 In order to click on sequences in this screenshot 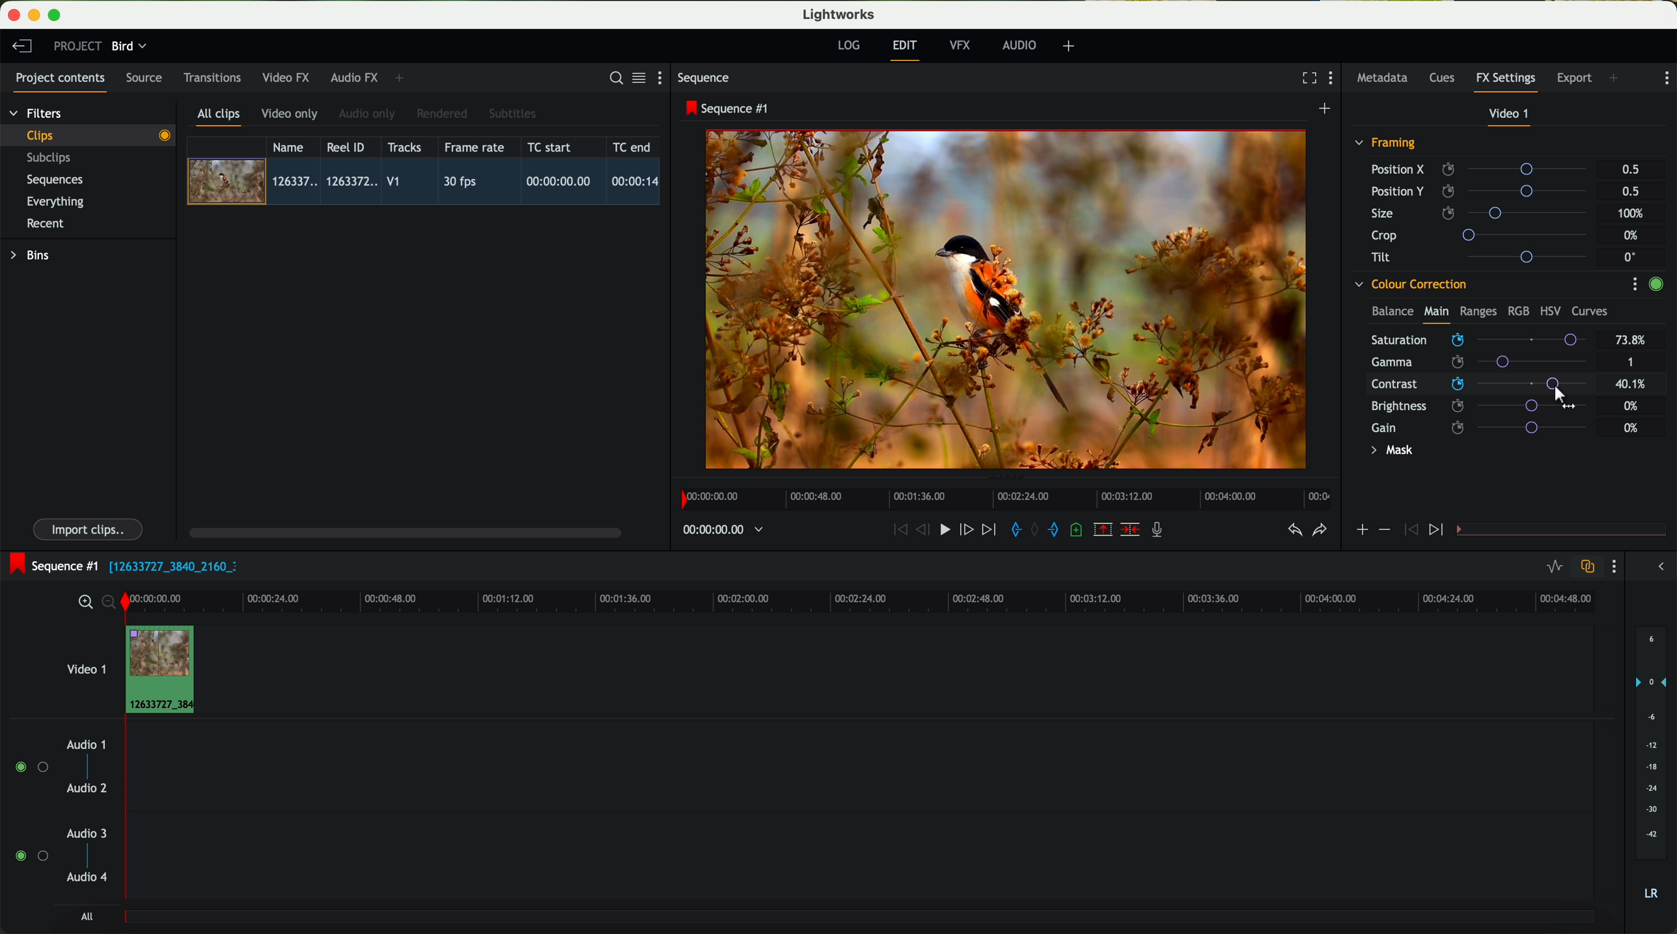, I will do `click(55, 180)`.